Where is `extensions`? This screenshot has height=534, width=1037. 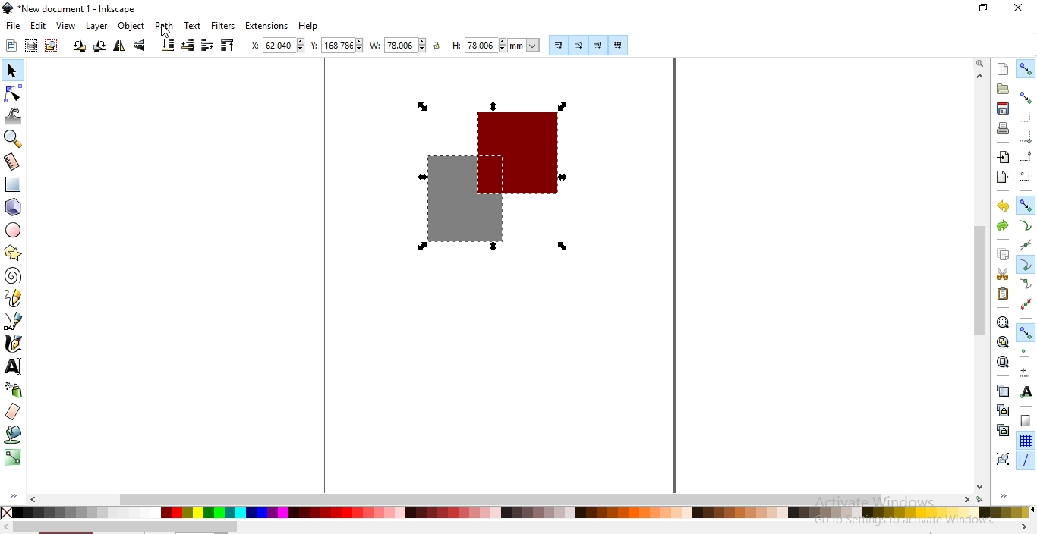
extensions is located at coordinates (268, 26).